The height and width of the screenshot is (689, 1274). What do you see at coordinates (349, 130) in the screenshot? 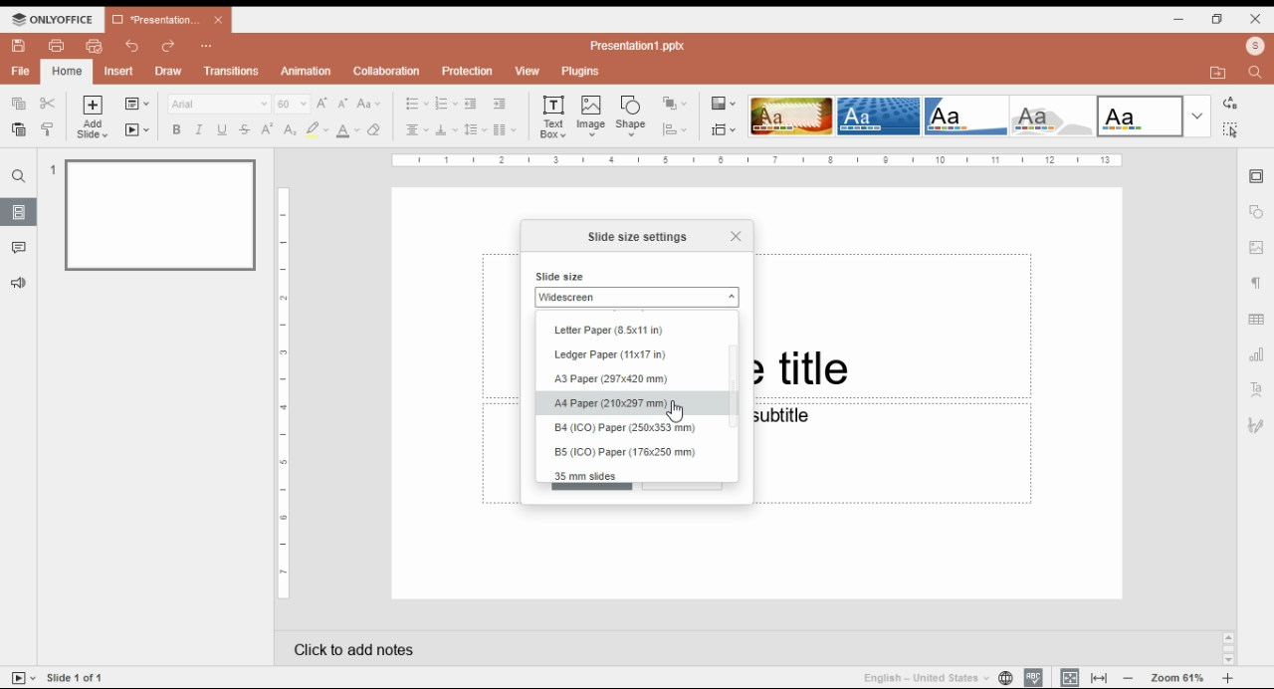
I see `font color` at bounding box center [349, 130].